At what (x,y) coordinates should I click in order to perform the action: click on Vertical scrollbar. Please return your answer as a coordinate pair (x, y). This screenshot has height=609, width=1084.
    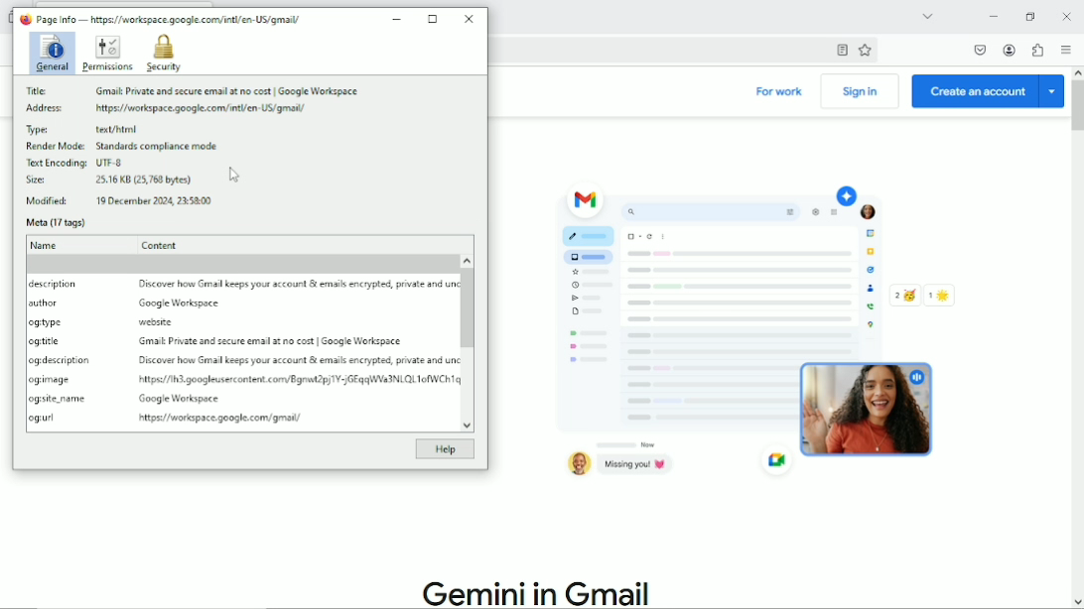
    Looking at the image, I should click on (1077, 108).